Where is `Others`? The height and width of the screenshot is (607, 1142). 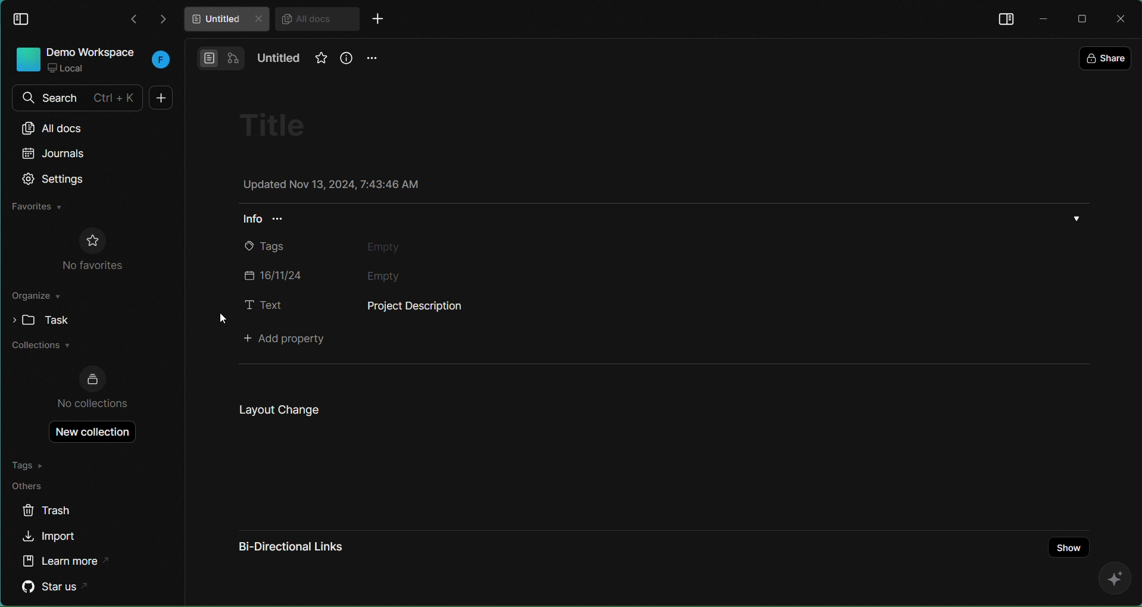
Others is located at coordinates (33, 486).